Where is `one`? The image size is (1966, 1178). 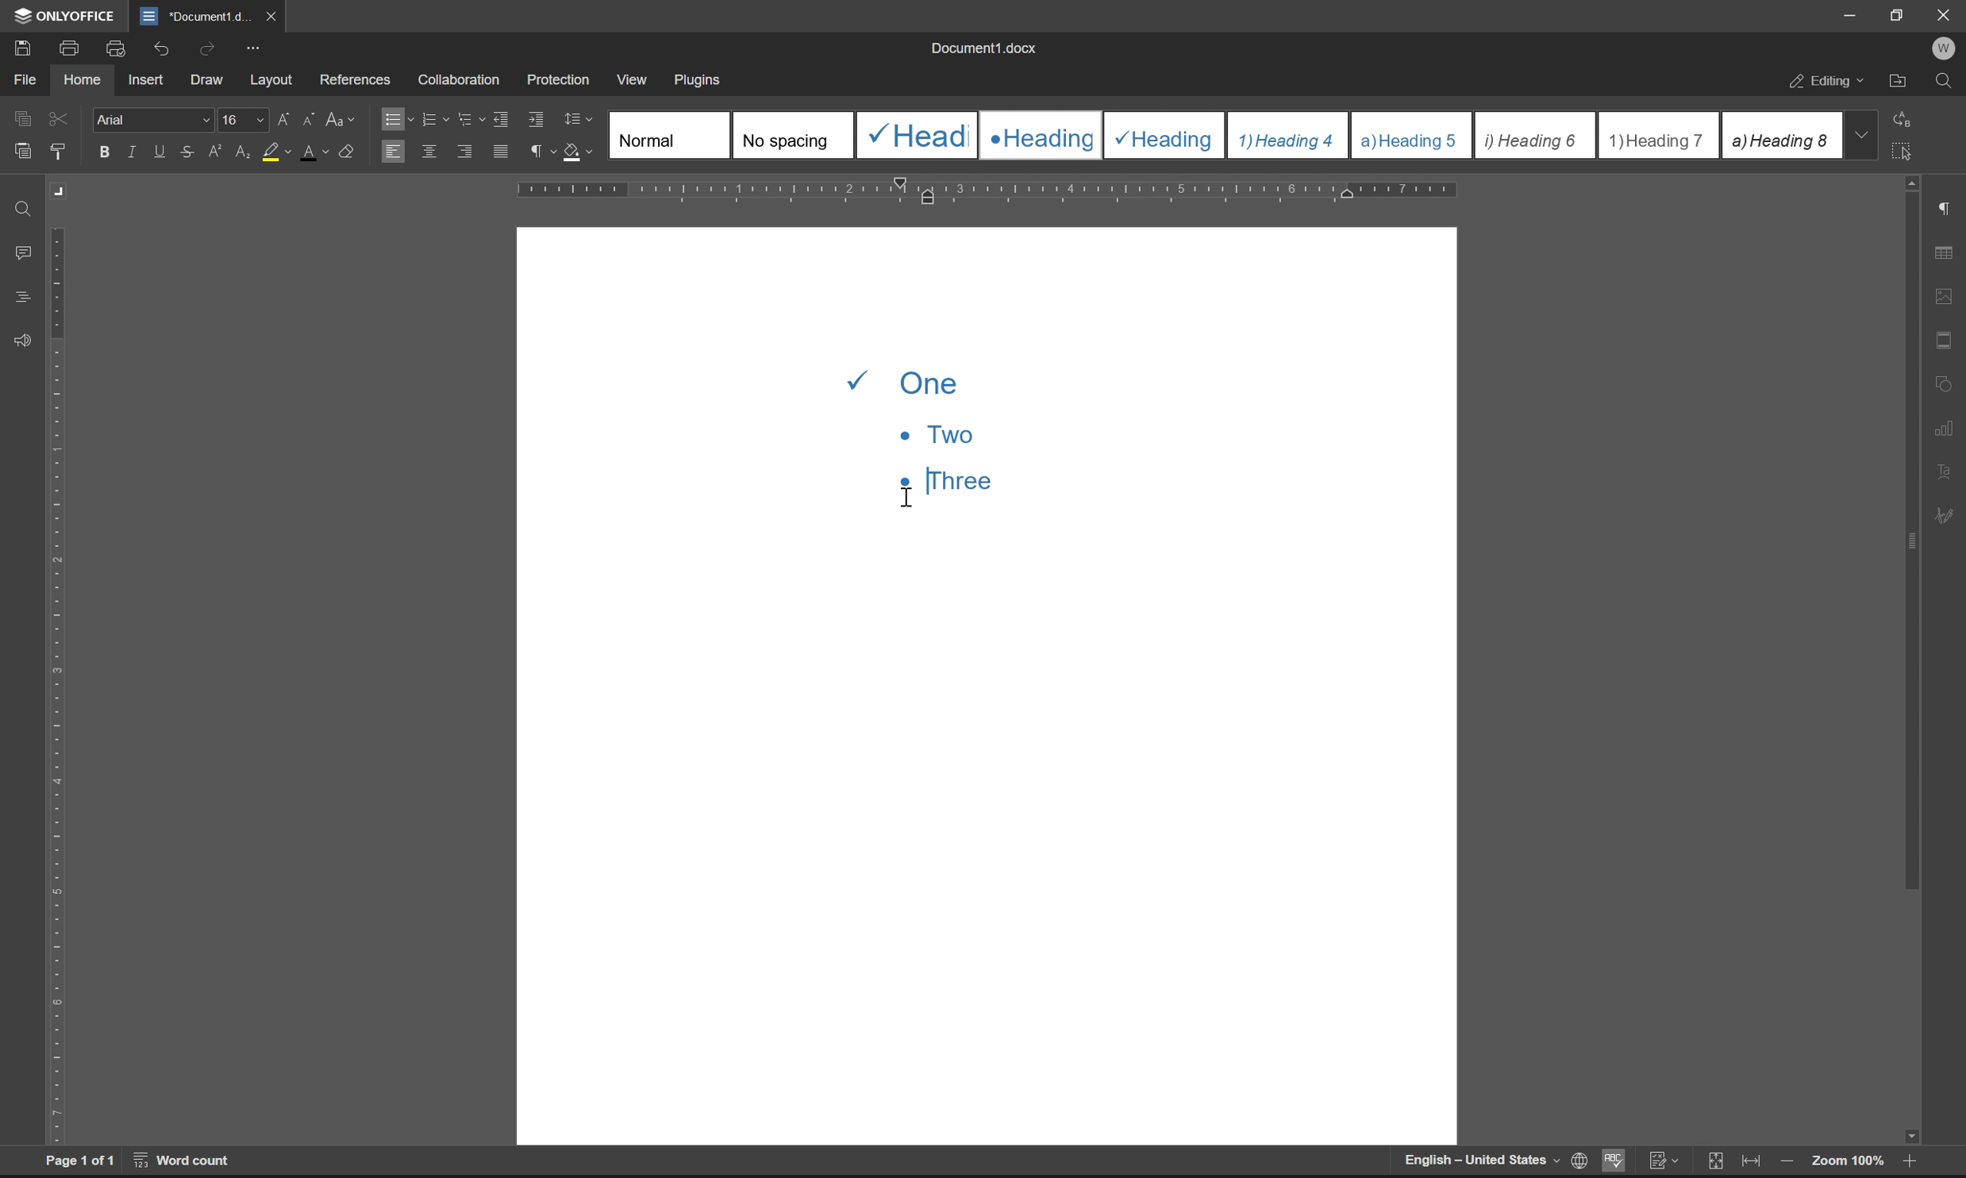
one is located at coordinates (923, 378).